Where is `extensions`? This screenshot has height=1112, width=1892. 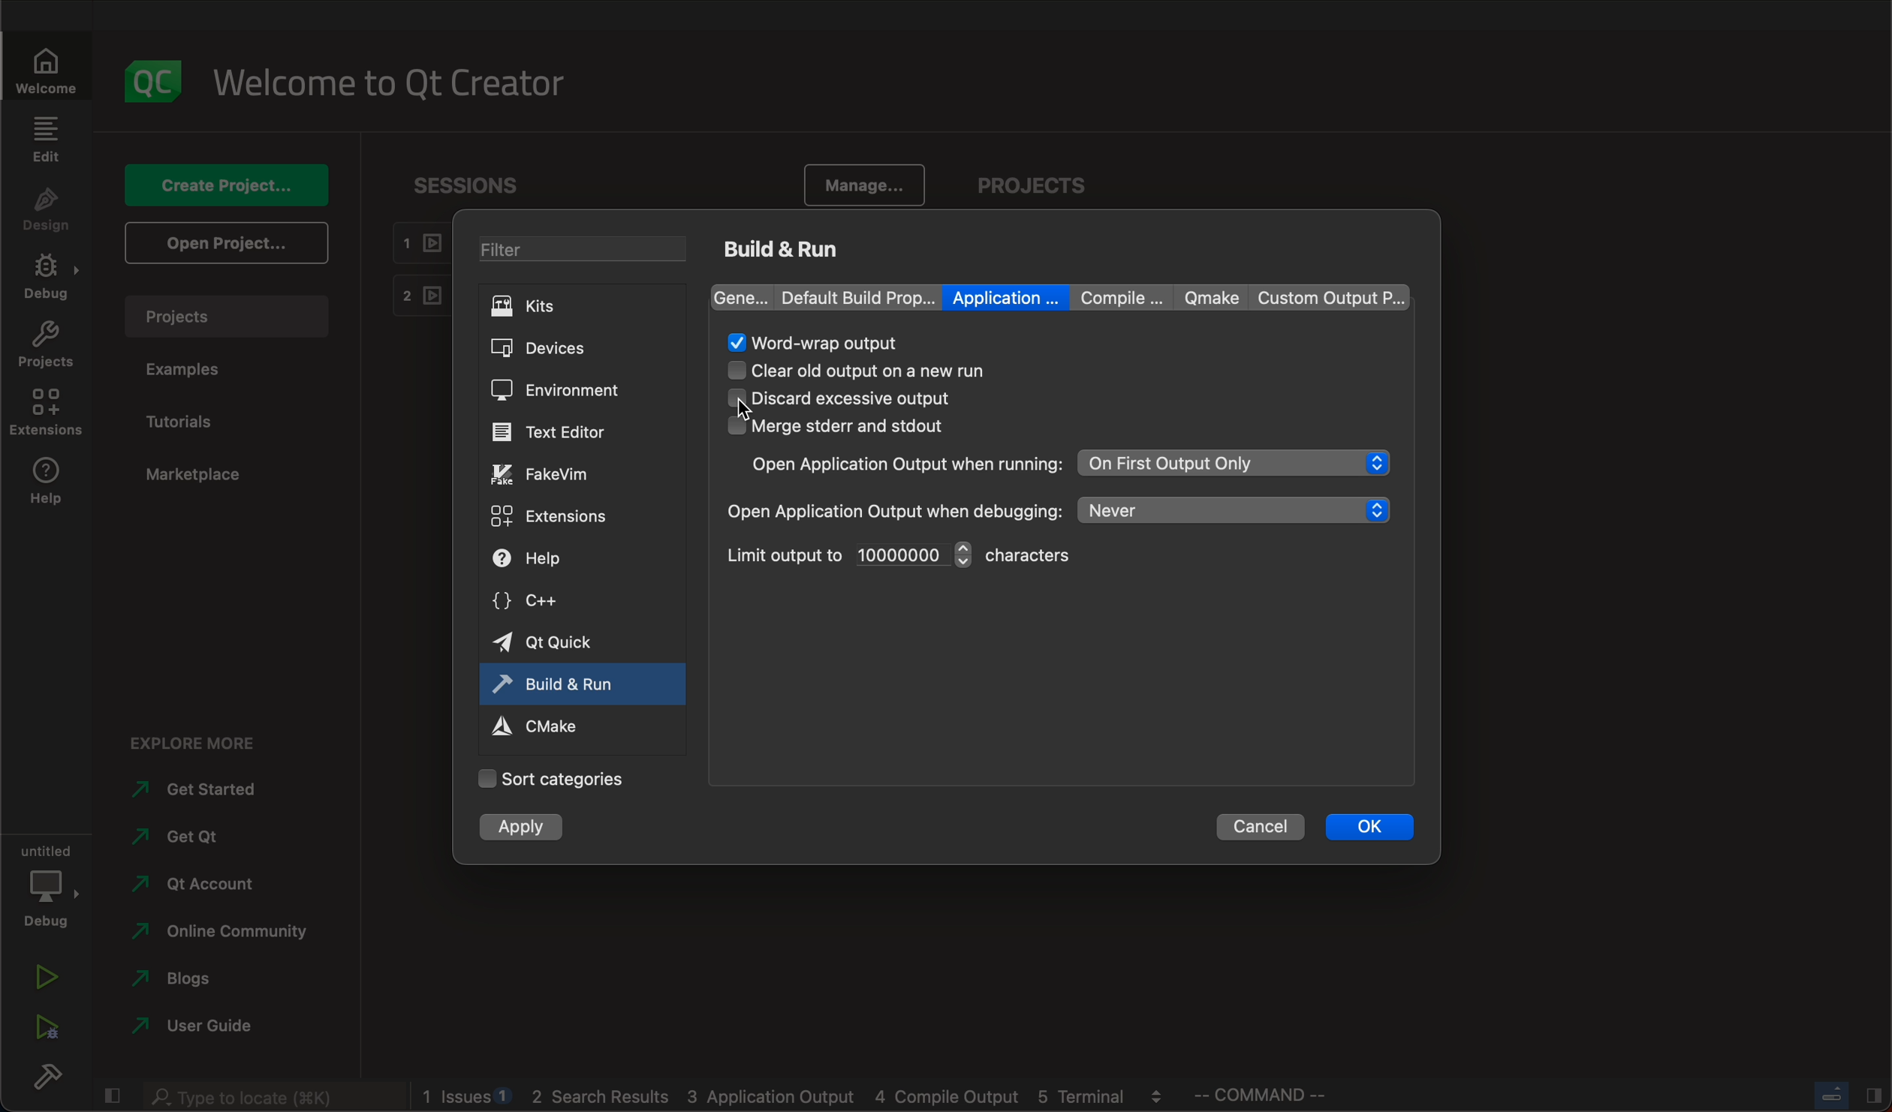 extensions is located at coordinates (44, 414).